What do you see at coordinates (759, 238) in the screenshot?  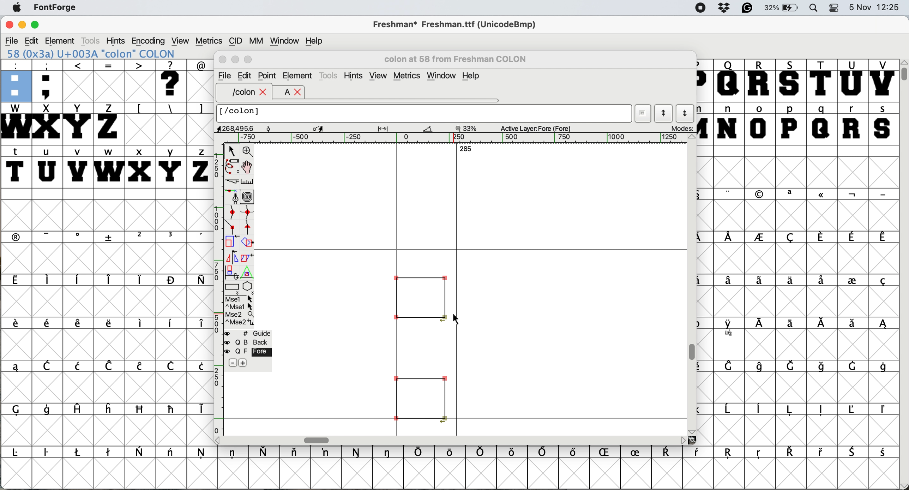 I see `symbol` at bounding box center [759, 238].